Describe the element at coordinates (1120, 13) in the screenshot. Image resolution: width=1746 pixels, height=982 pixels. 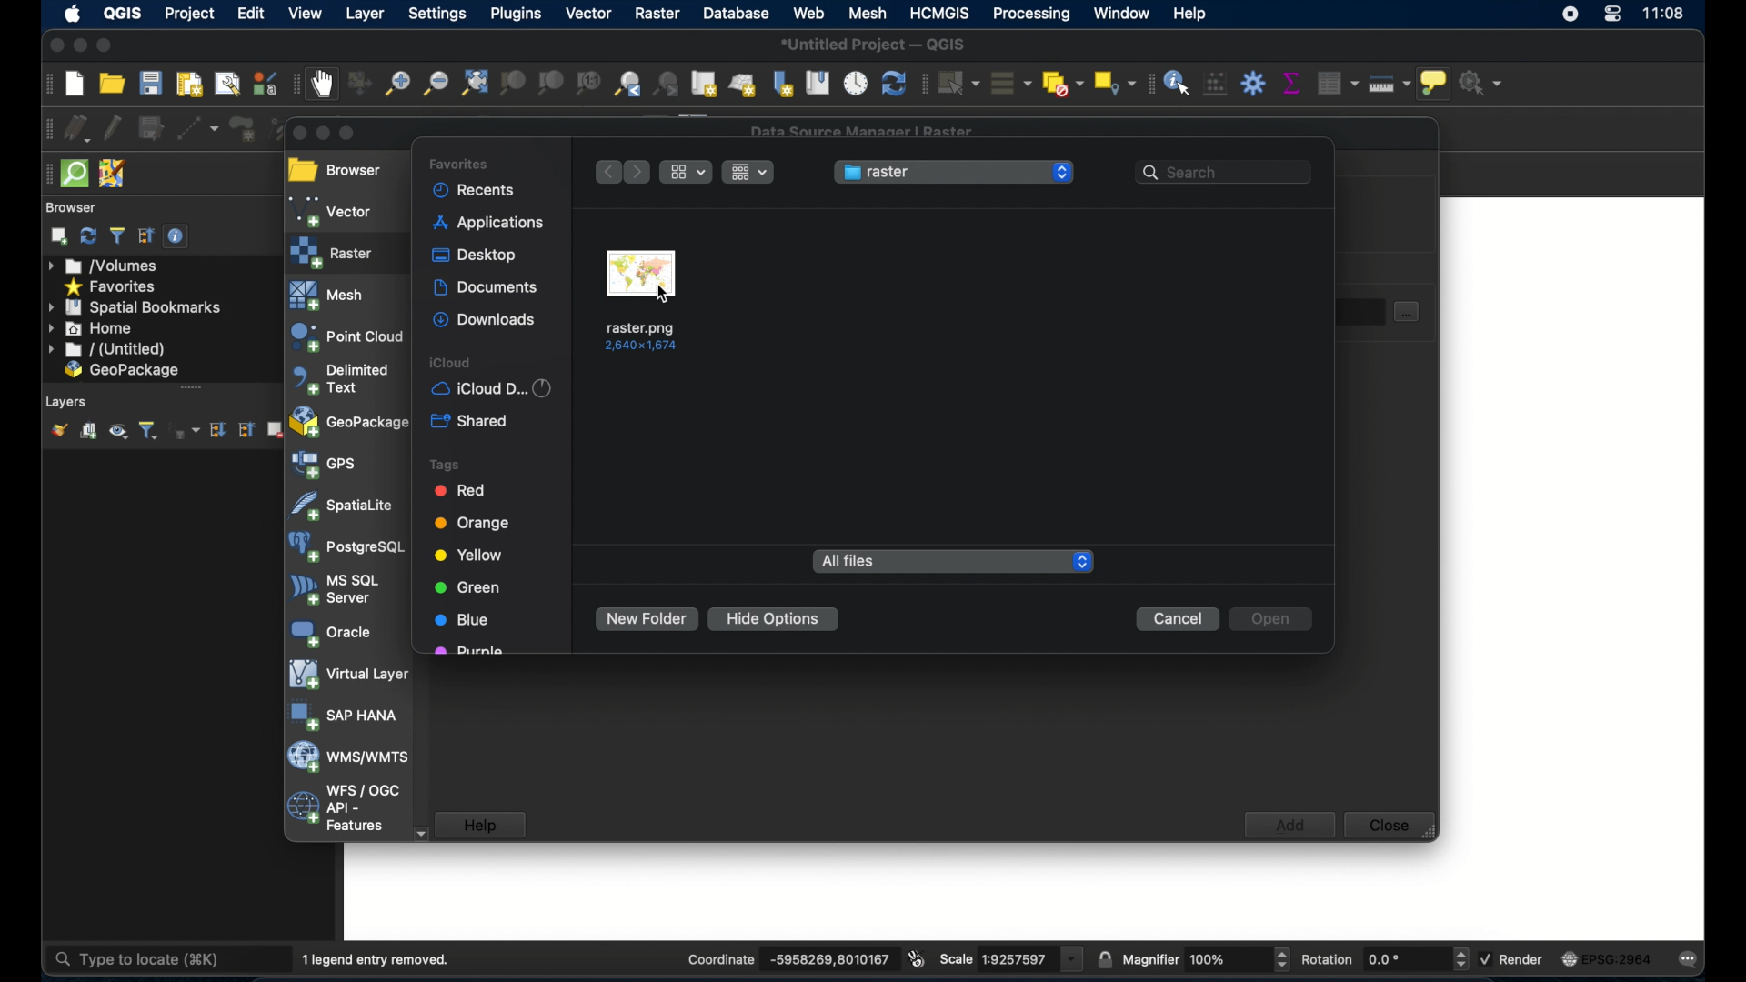
I see `window` at that location.